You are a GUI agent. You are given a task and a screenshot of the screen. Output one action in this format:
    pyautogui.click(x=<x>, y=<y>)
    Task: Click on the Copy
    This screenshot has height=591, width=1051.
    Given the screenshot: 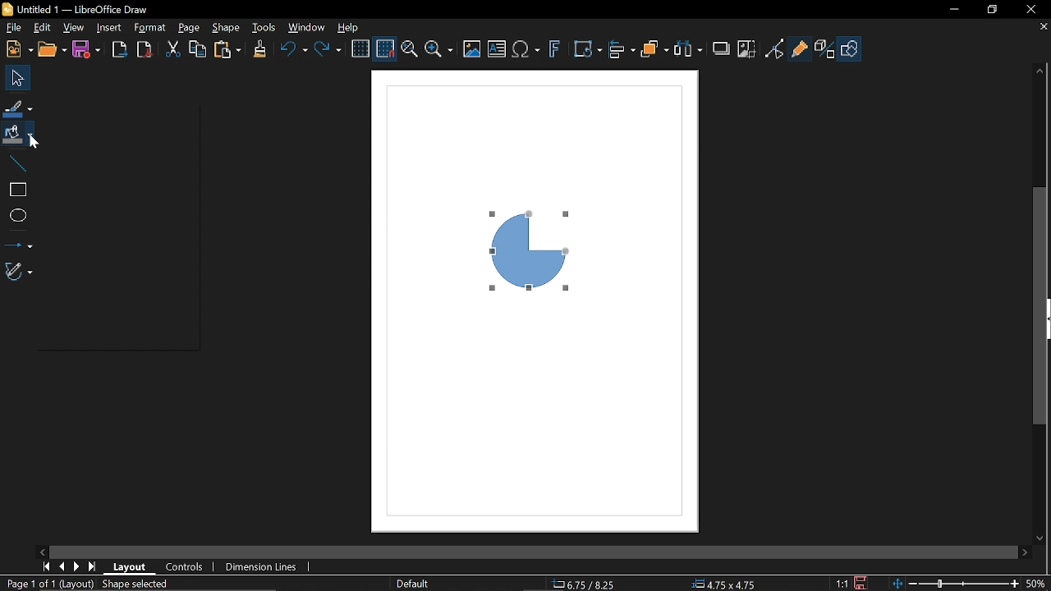 What is the action you would take?
    pyautogui.click(x=198, y=50)
    